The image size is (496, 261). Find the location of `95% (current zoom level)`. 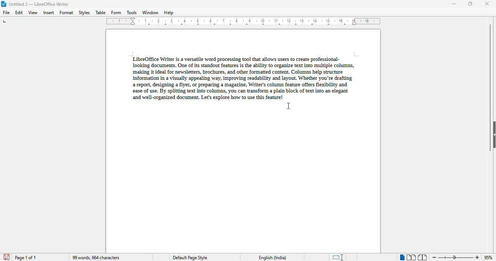

95% (current zoom level) is located at coordinates (489, 257).